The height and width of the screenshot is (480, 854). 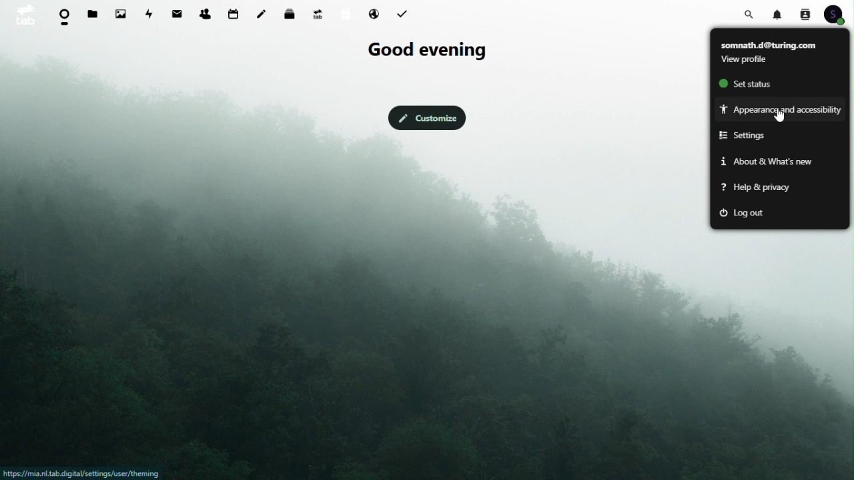 I want to click on Activity, so click(x=151, y=13).